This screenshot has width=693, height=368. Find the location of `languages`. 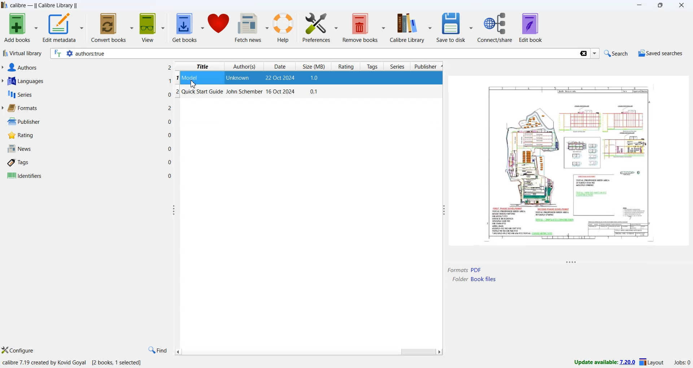

languages is located at coordinates (25, 82).